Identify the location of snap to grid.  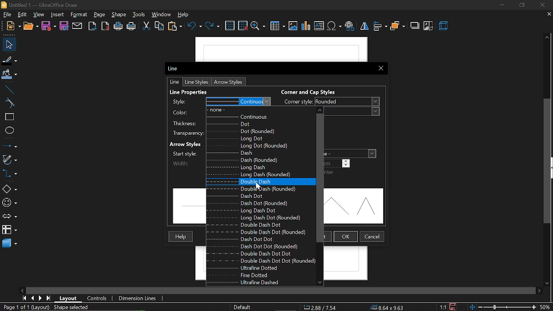
(243, 25).